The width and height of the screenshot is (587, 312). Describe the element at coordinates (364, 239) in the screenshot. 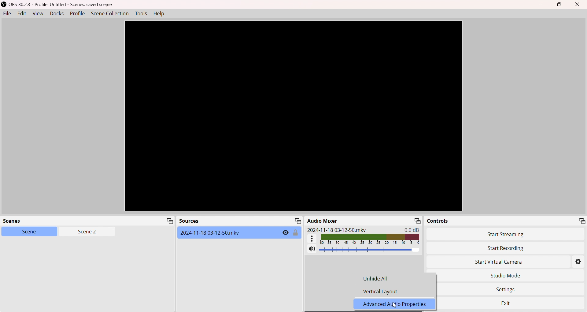

I see `Audio graph` at that location.